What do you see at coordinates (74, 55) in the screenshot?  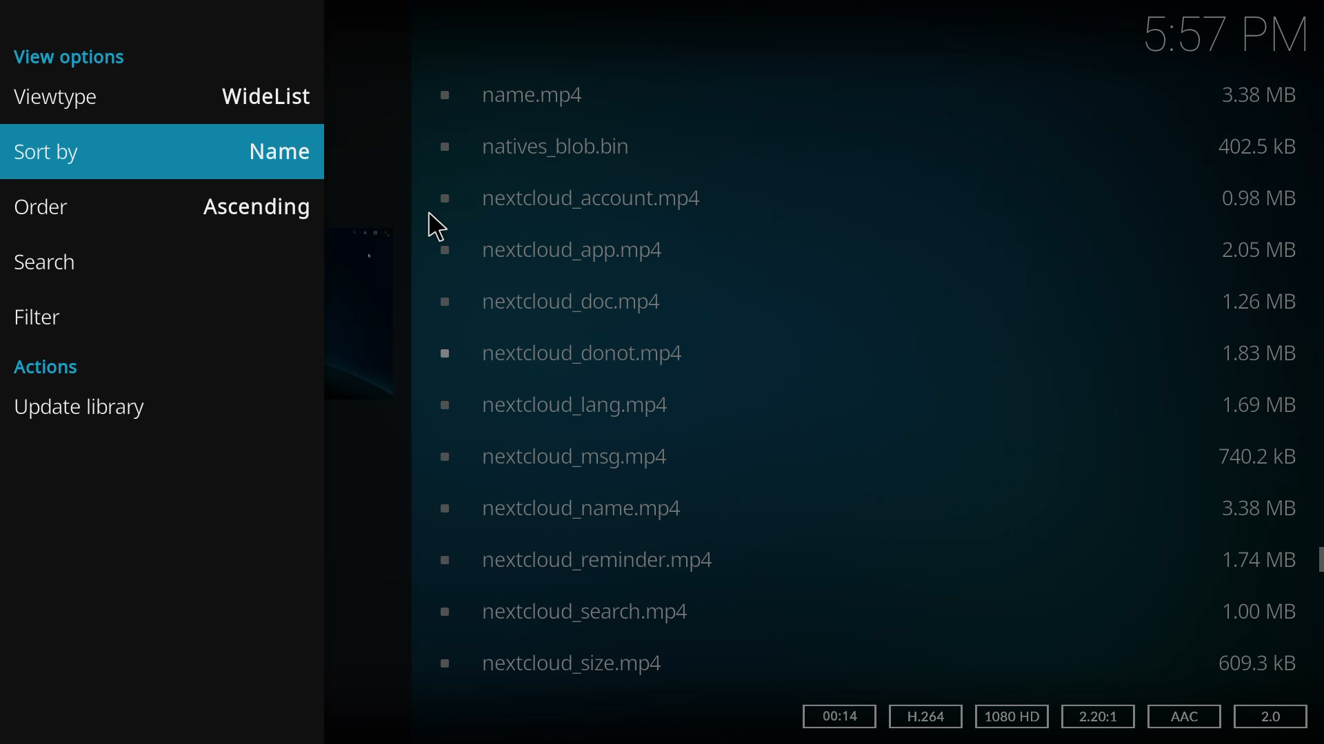 I see `view options` at bounding box center [74, 55].